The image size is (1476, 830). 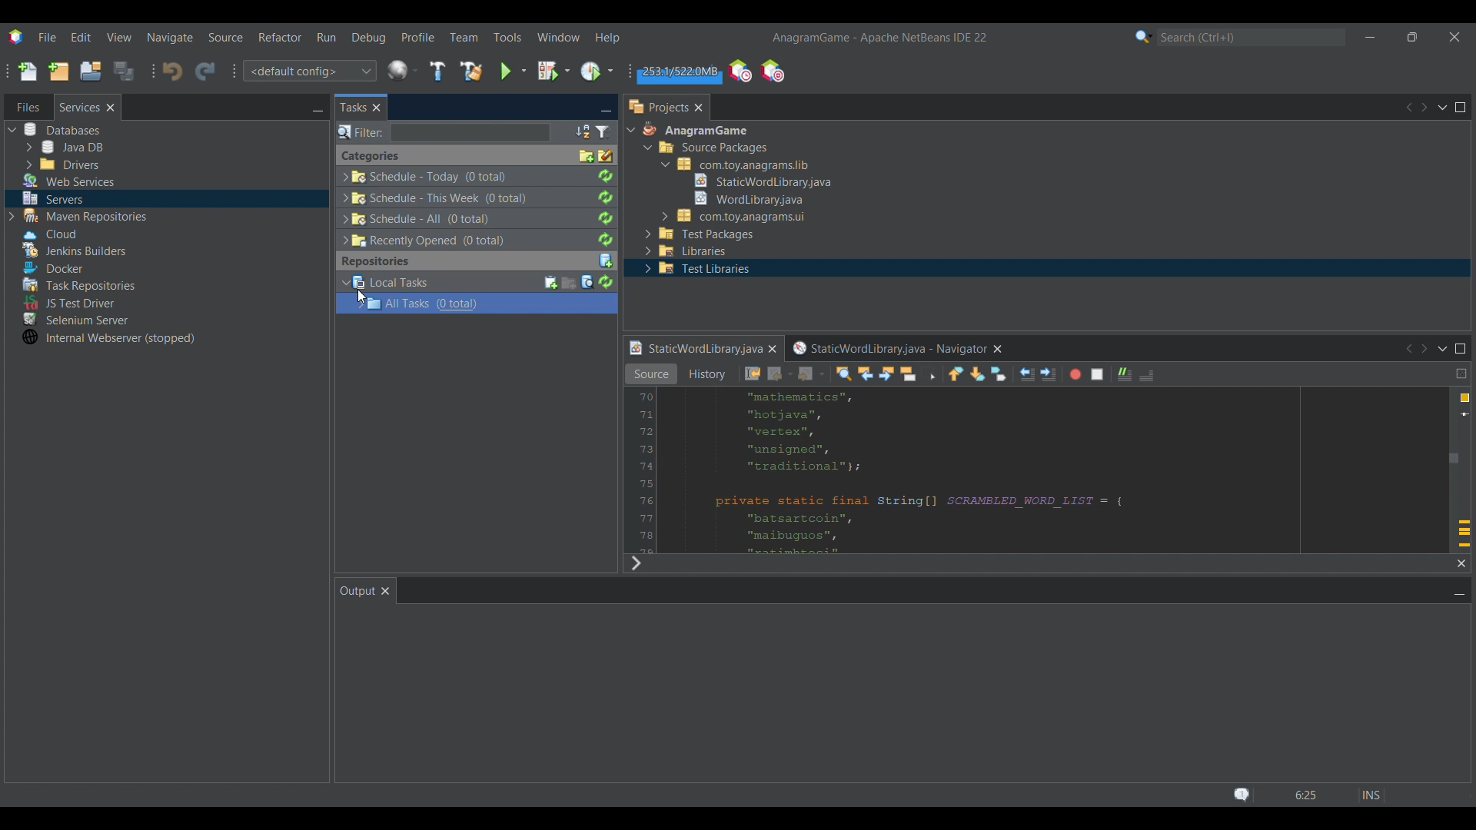 What do you see at coordinates (808, 374) in the screenshot?
I see `` at bounding box center [808, 374].